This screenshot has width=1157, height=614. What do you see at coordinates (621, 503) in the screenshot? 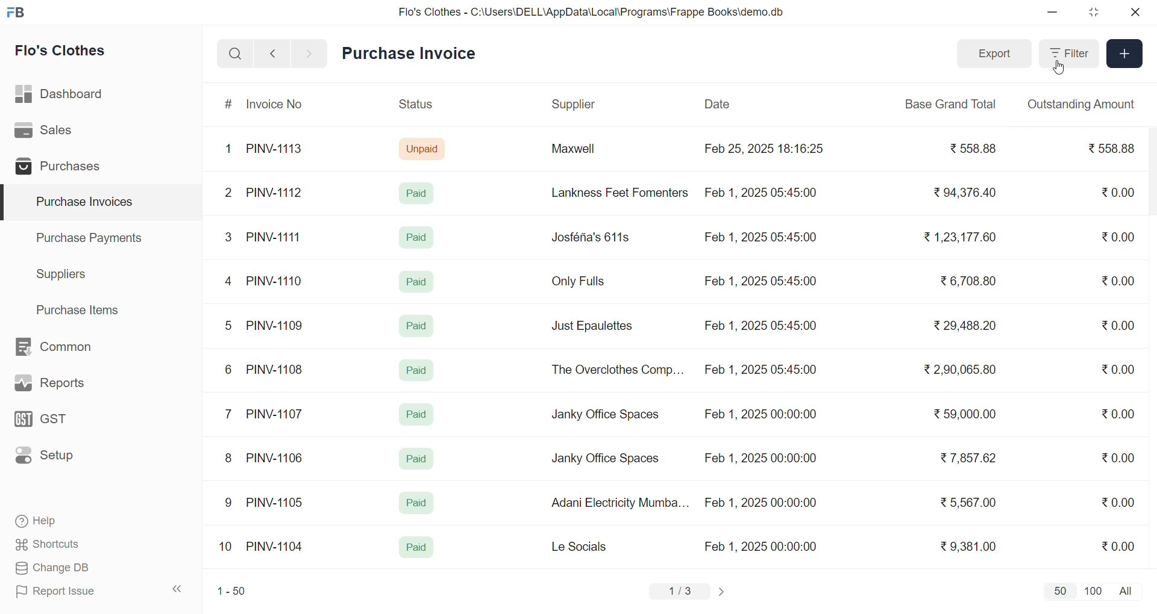
I see `Adani Electricity Mumba...` at bounding box center [621, 503].